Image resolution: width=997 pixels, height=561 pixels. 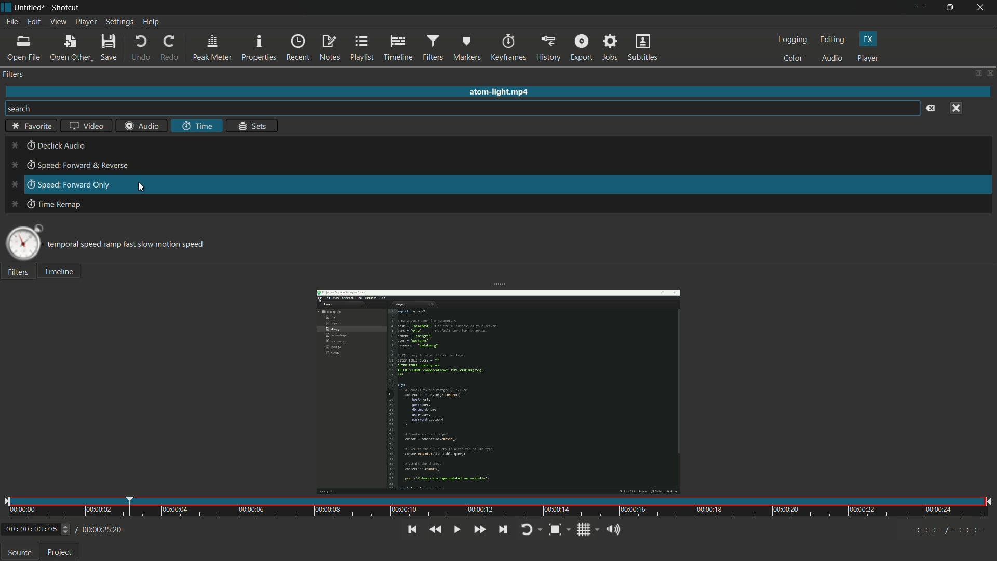 I want to click on close app, so click(x=982, y=7).